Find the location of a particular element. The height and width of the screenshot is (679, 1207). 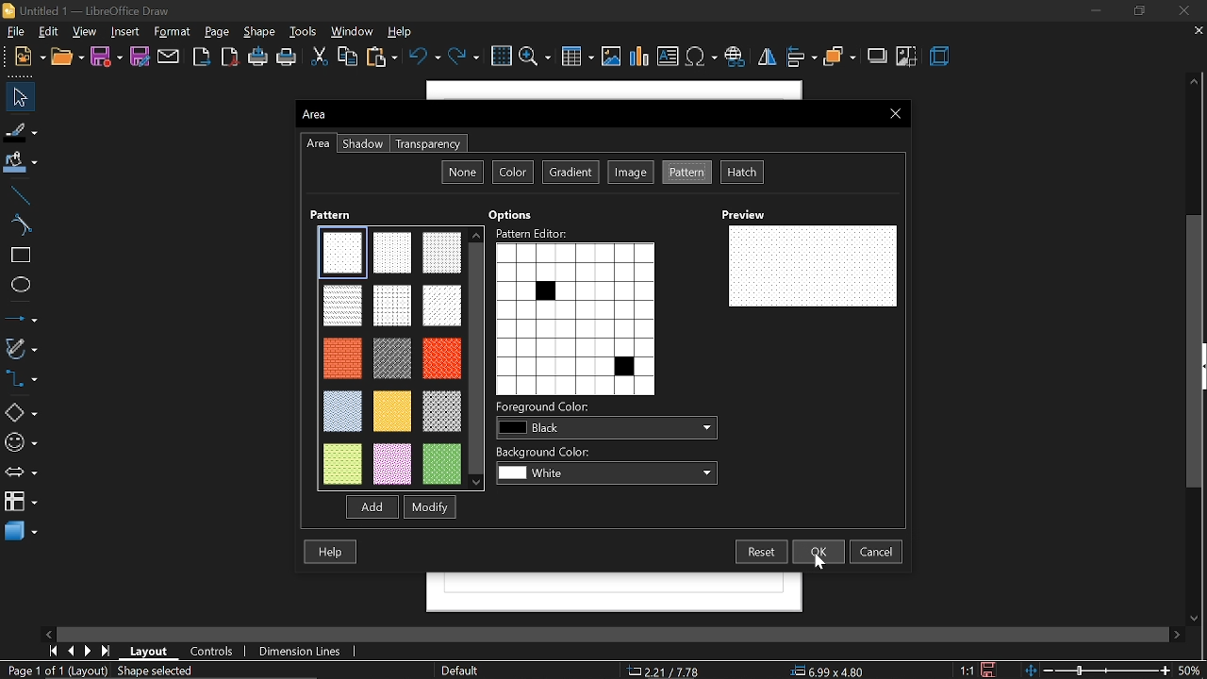

logo is located at coordinates (8, 9).